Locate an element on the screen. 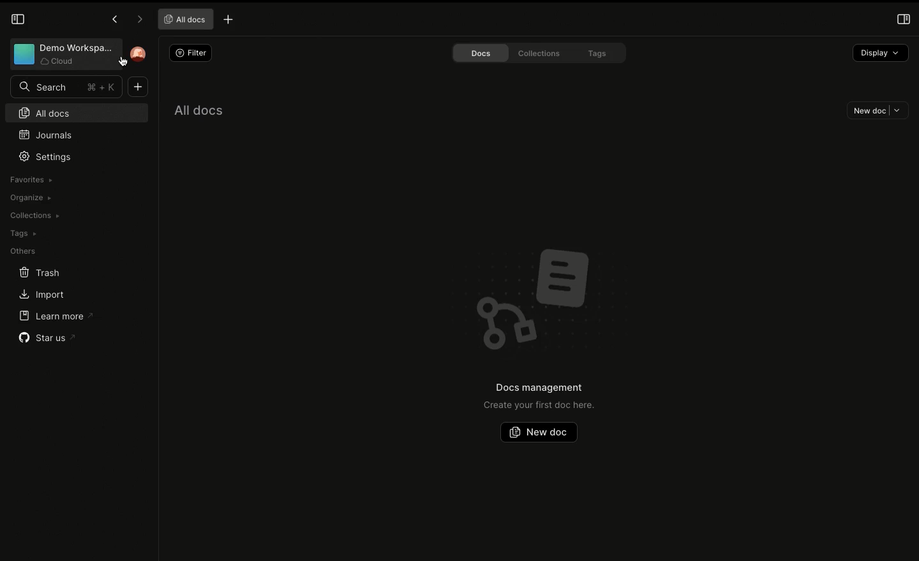  Organize is located at coordinates (32, 197).